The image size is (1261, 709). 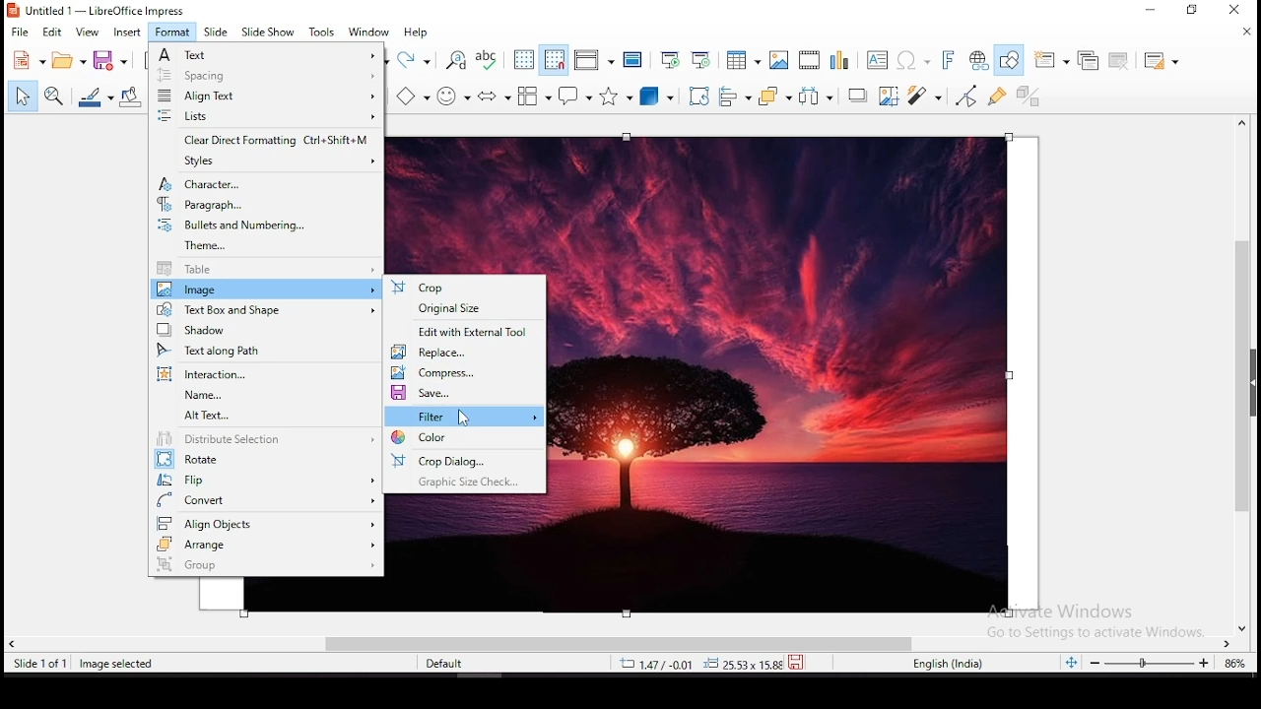 I want to click on format, so click(x=172, y=32).